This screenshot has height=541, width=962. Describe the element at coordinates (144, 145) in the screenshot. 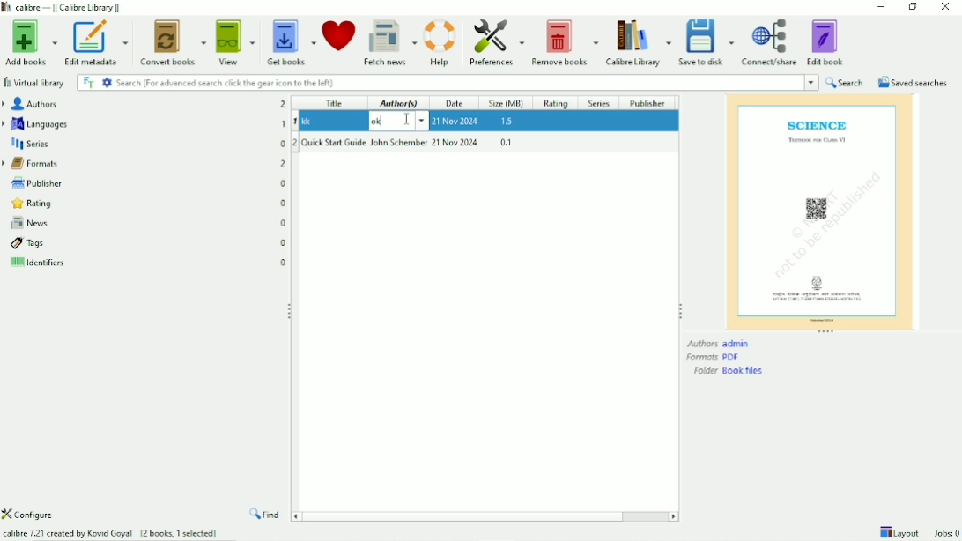

I see `Series` at that location.